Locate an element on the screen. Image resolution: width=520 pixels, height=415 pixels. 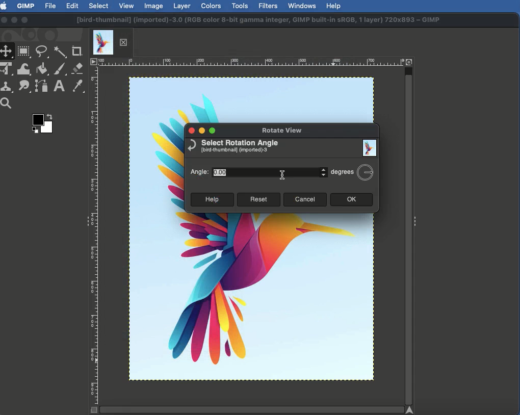
Rotate view is located at coordinates (286, 132).